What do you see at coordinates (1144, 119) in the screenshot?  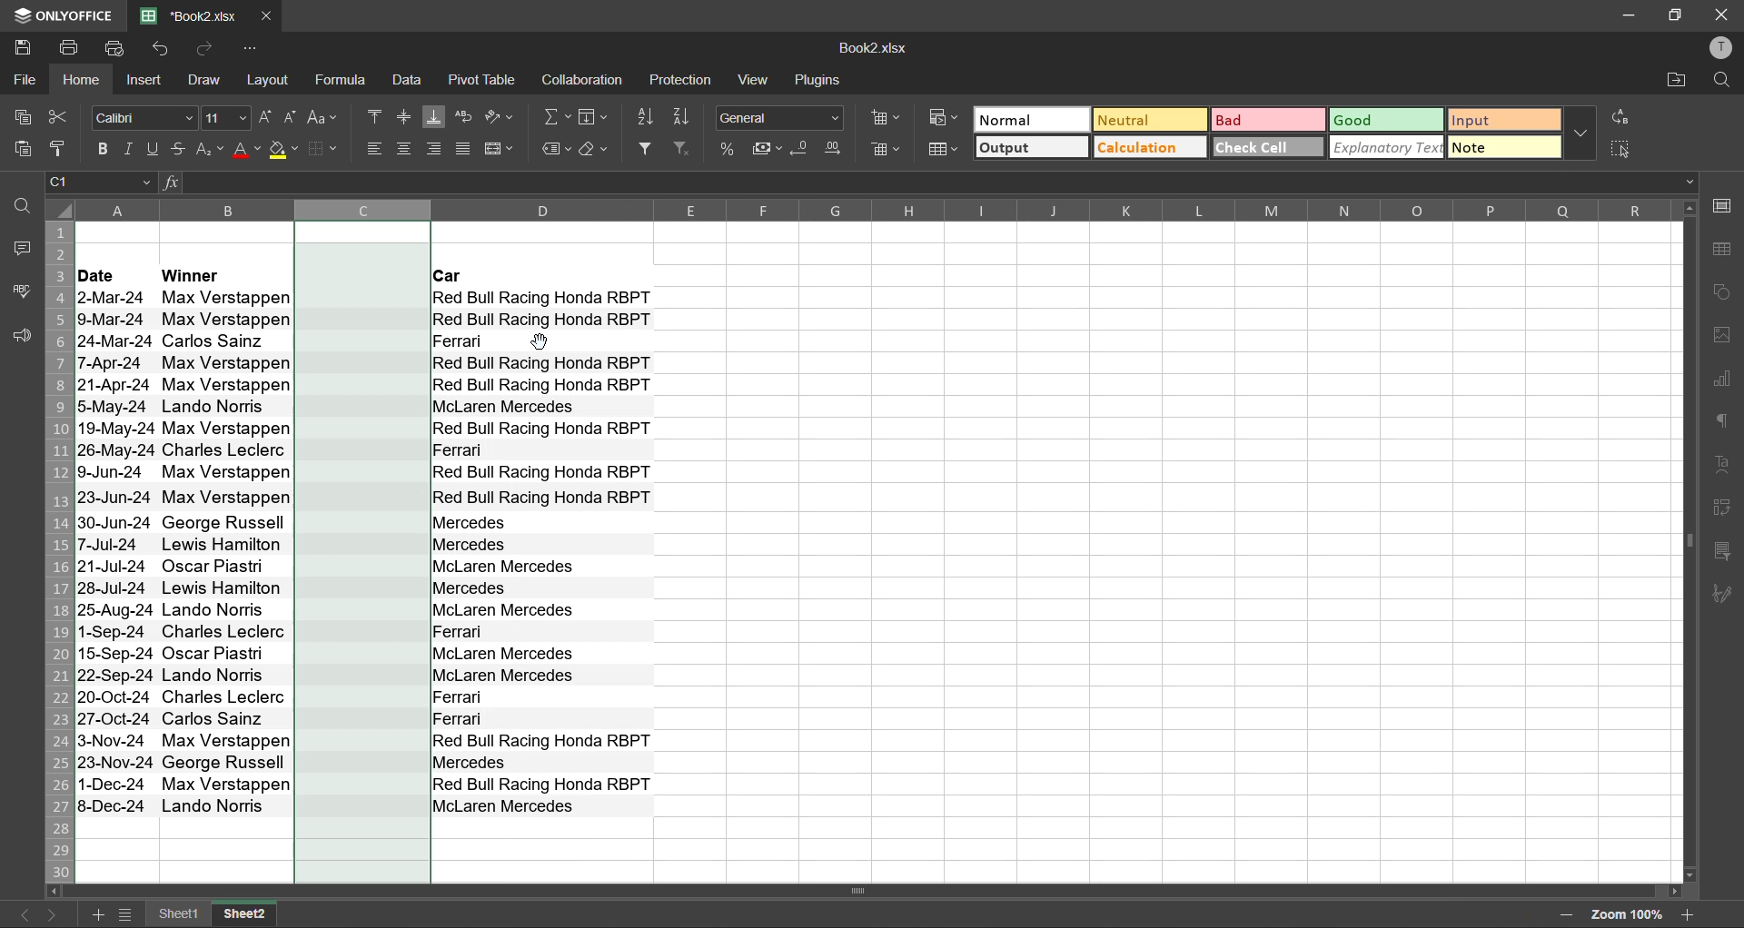 I see `neutral` at bounding box center [1144, 119].